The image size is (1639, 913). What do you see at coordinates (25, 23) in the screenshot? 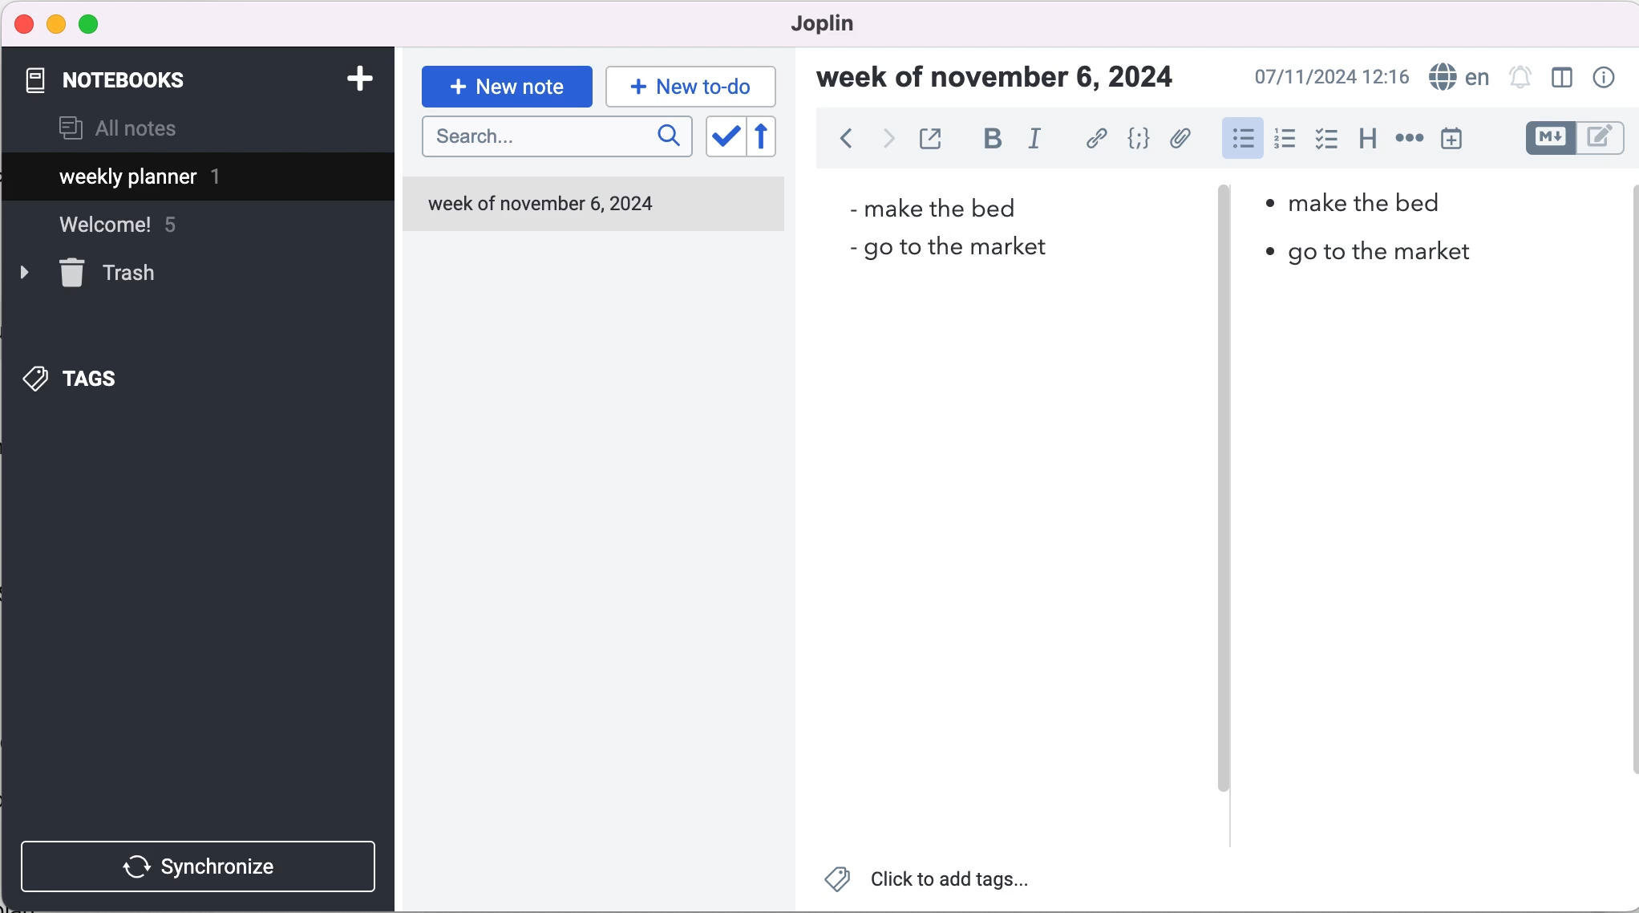
I see `close` at bounding box center [25, 23].